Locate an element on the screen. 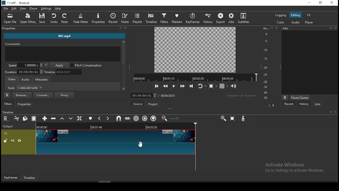 This screenshot has width=339, height=191. timeline is located at coordinates (64, 72).